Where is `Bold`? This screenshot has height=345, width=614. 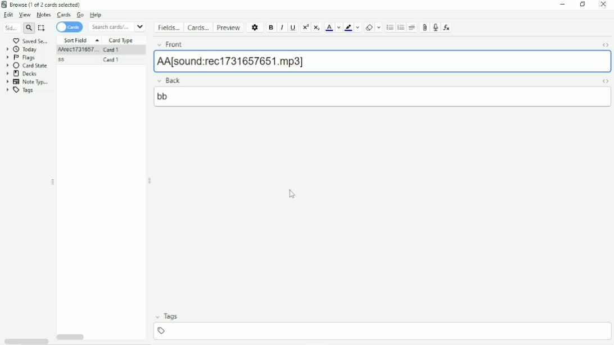
Bold is located at coordinates (271, 28).